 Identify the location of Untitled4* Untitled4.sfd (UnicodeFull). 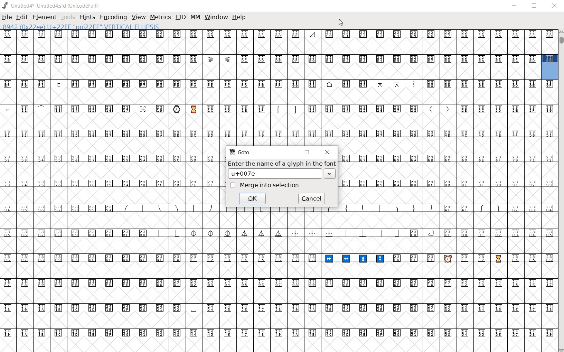
(51, 6).